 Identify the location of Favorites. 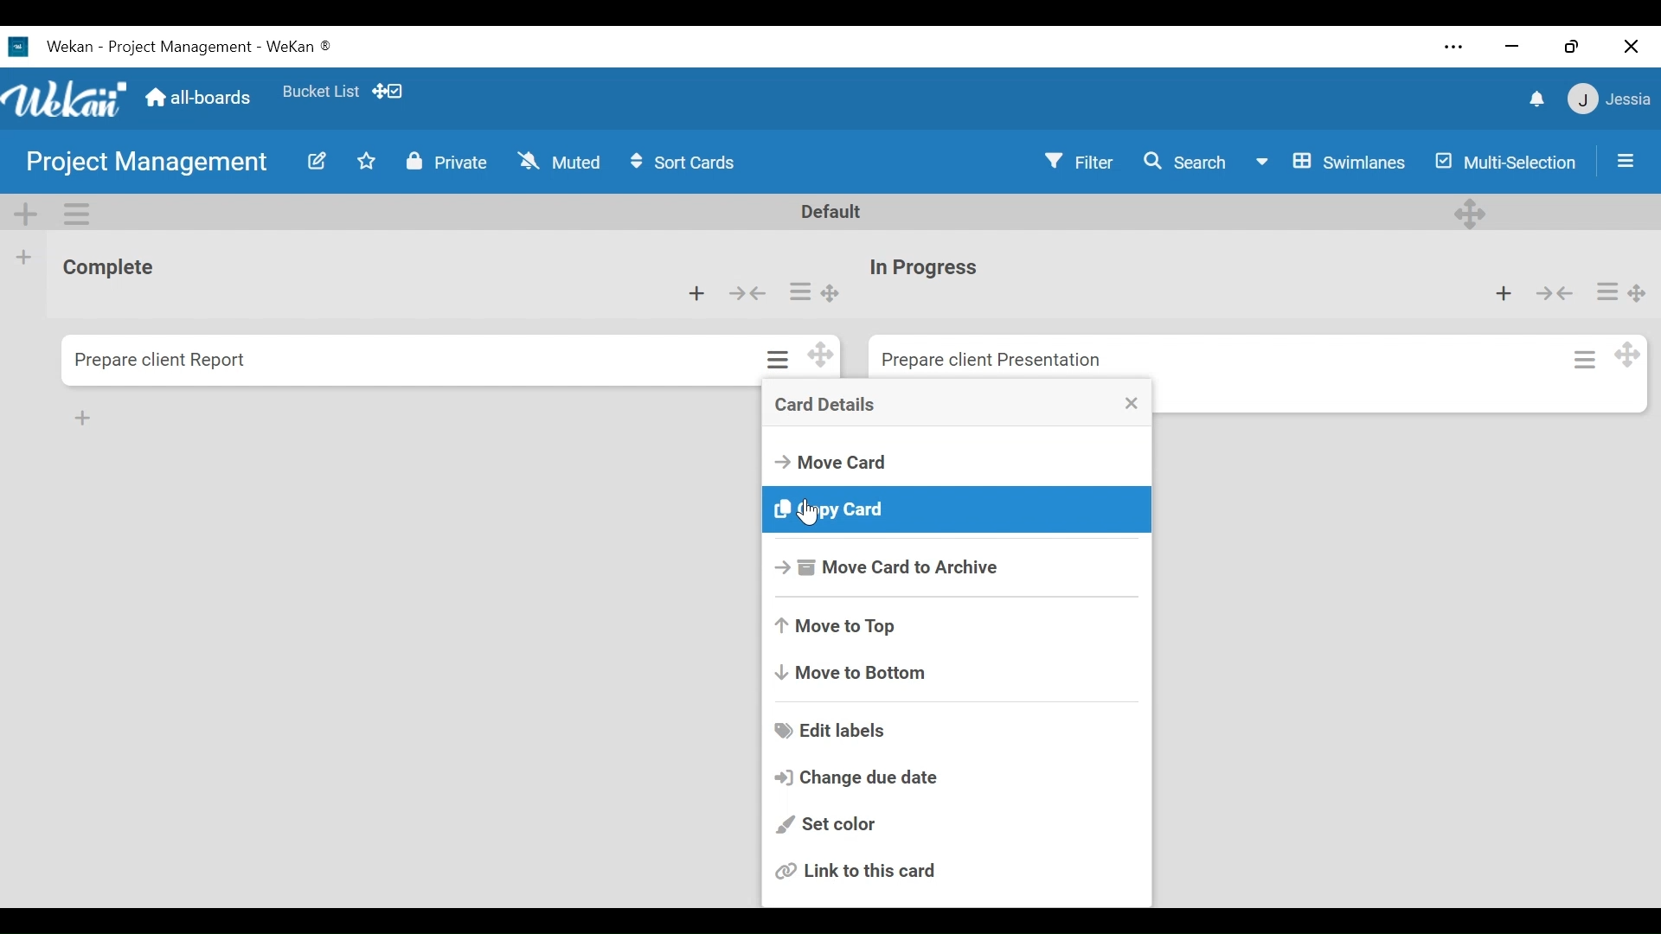
(324, 92).